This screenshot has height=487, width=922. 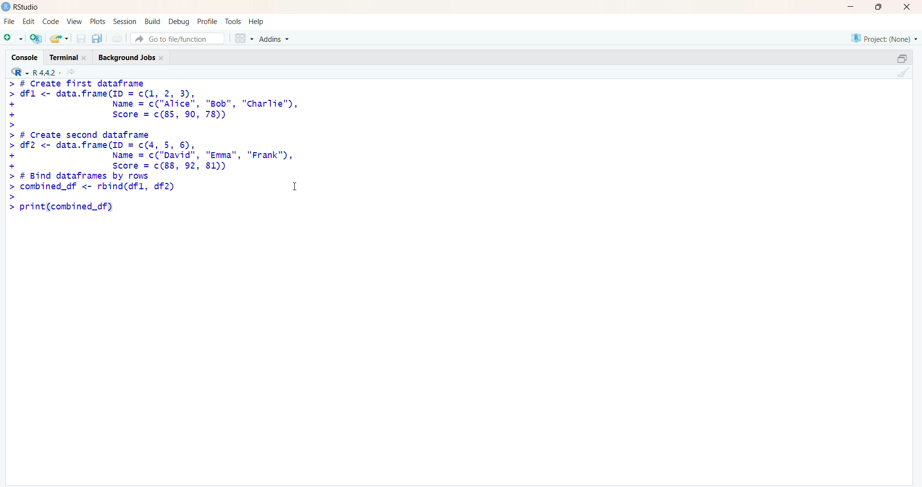 What do you see at coordinates (60, 38) in the screenshot?
I see `open exixting file` at bounding box center [60, 38].